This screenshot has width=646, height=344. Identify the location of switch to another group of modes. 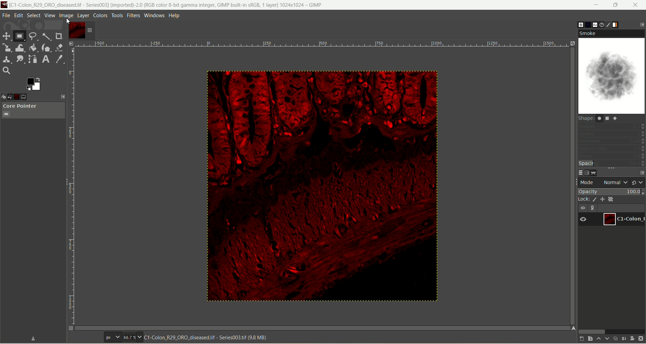
(638, 182).